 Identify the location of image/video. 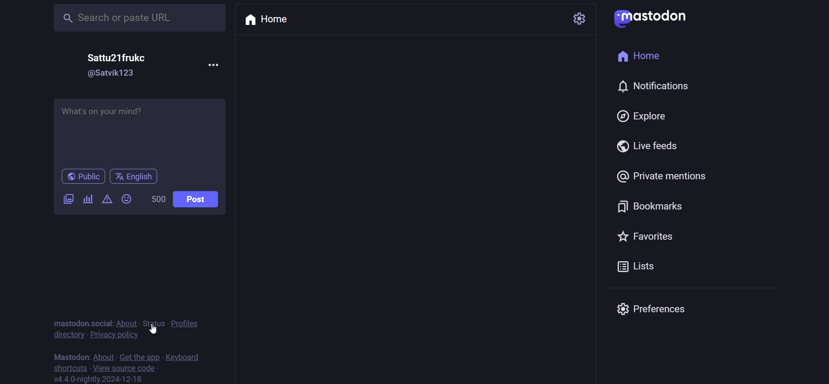
(67, 198).